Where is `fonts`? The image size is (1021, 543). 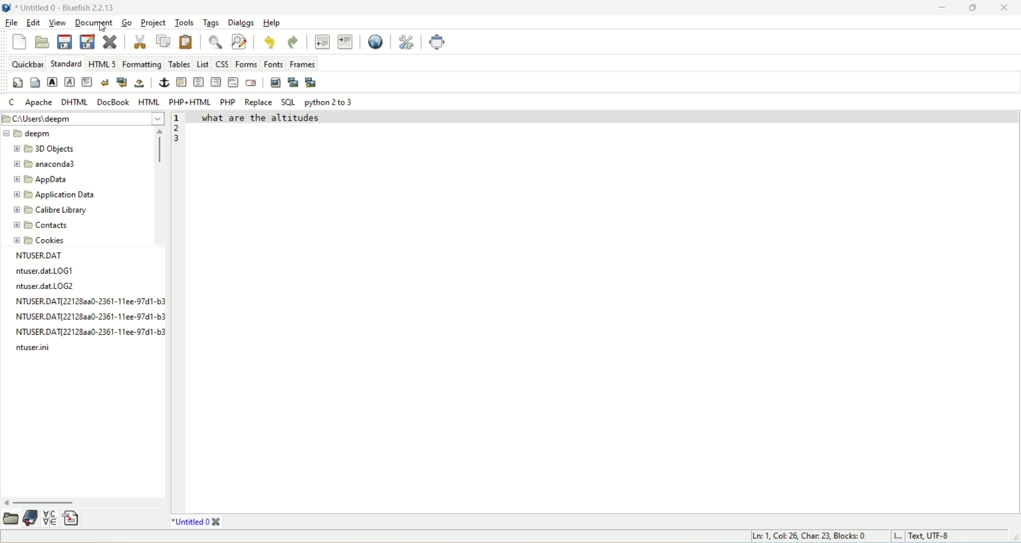 fonts is located at coordinates (272, 63).